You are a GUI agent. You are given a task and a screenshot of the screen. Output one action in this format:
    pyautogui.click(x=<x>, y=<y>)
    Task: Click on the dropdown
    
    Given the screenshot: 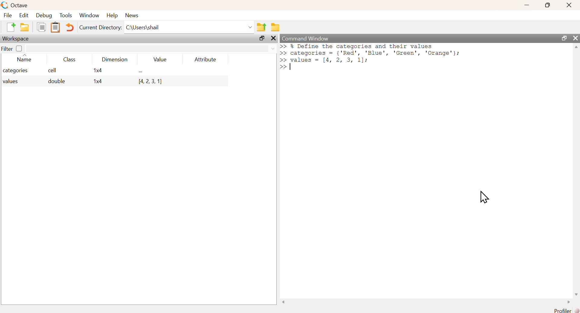 What is the action you would take?
    pyautogui.click(x=273, y=48)
    